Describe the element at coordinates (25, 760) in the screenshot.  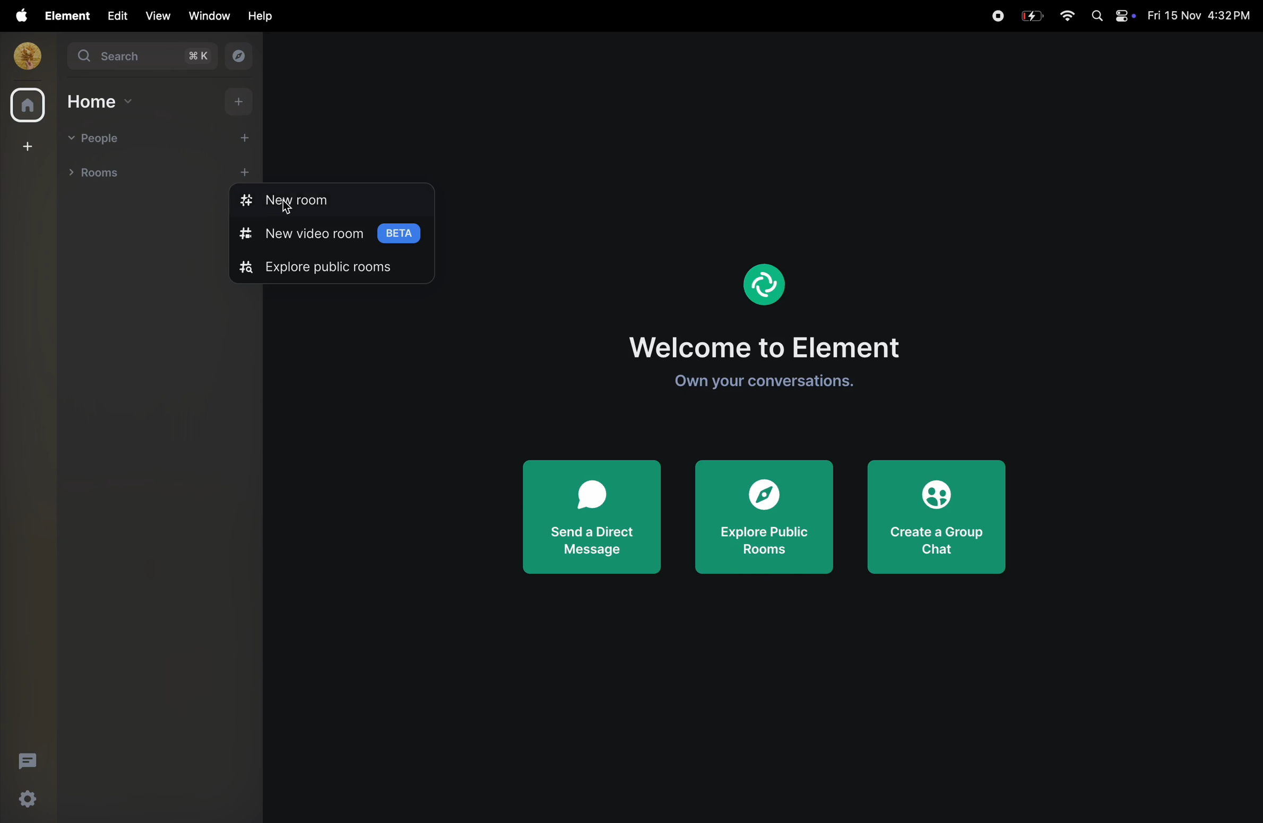
I see `threads` at that location.